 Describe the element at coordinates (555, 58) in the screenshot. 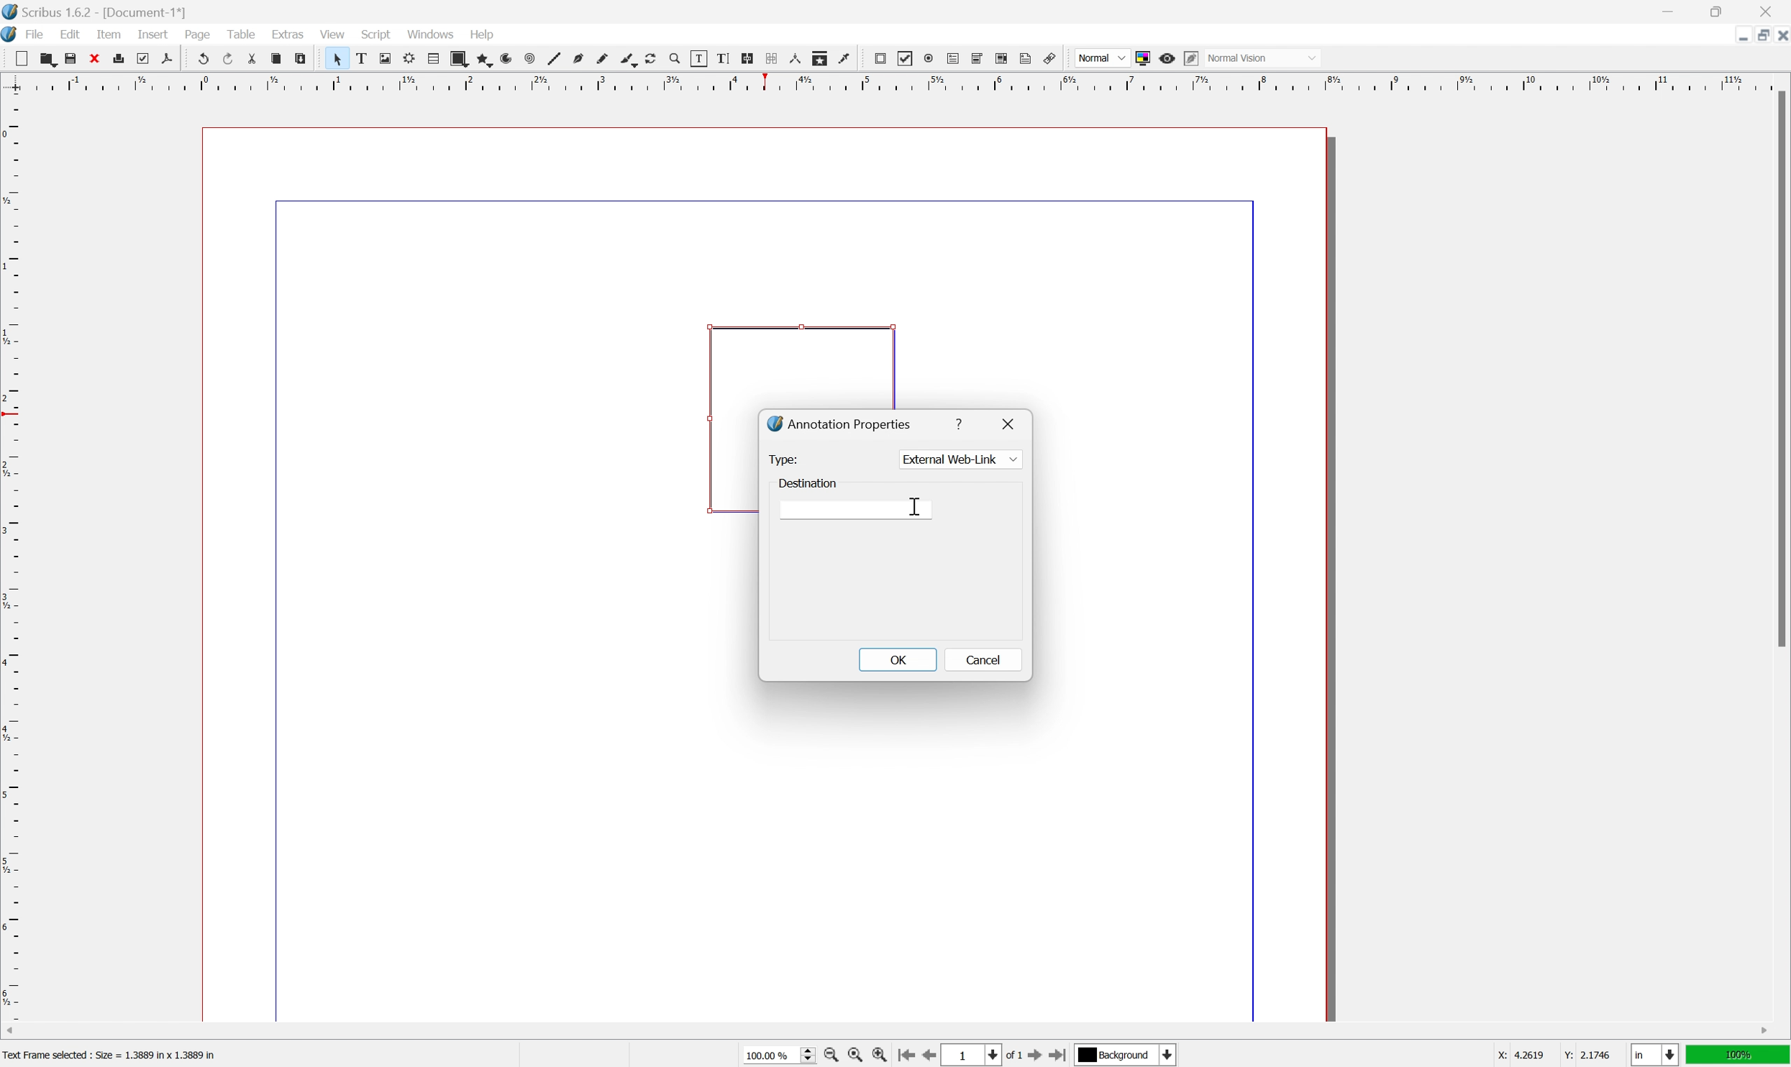

I see `line` at that location.